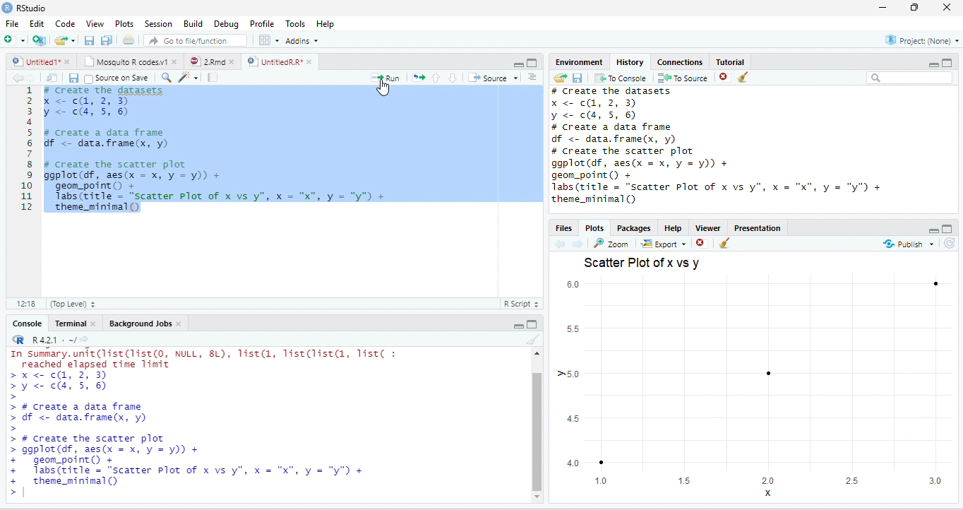 This screenshot has height=510, width=963. What do you see at coordinates (326, 23) in the screenshot?
I see `Help` at bounding box center [326, 23].